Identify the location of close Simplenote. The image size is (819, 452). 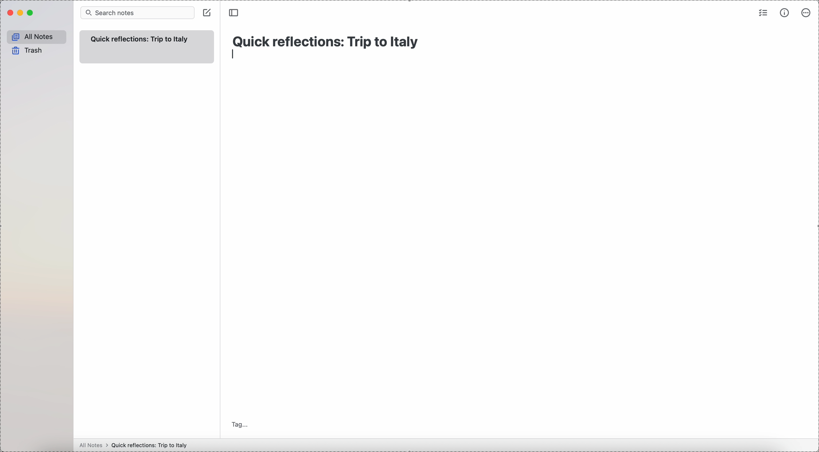
(9, 13).